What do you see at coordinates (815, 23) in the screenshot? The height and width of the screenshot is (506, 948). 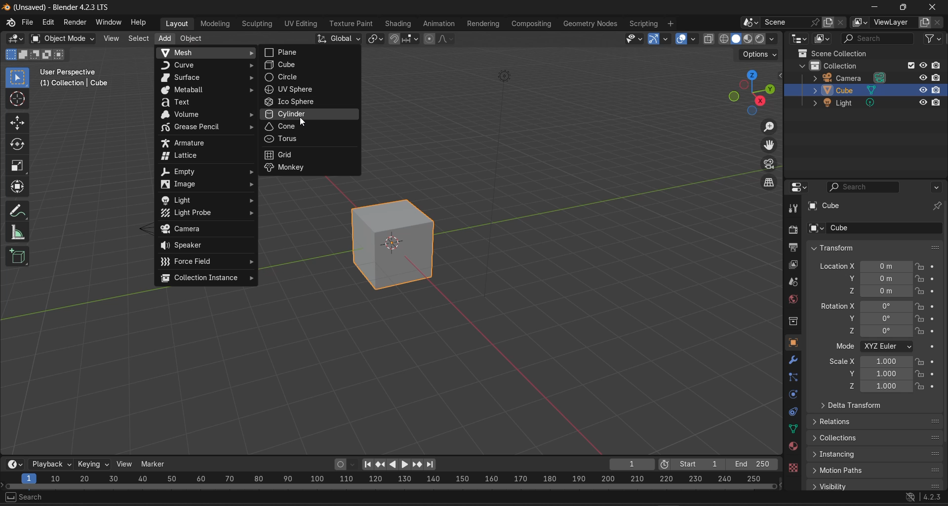 I see `pin scene to workspace` at bounding box center [815, 23].